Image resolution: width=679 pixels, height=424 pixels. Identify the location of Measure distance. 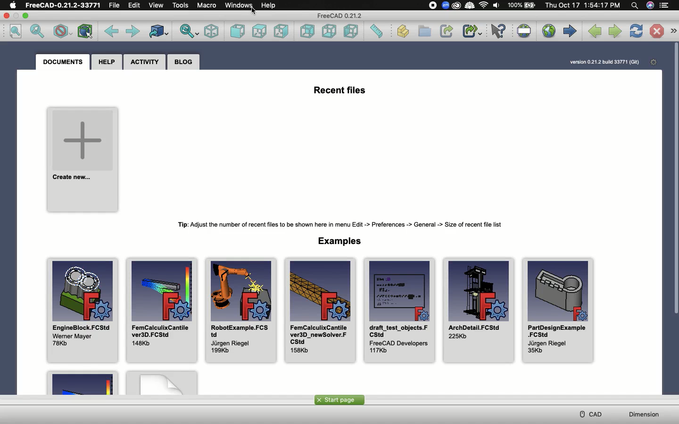
(378, 32).